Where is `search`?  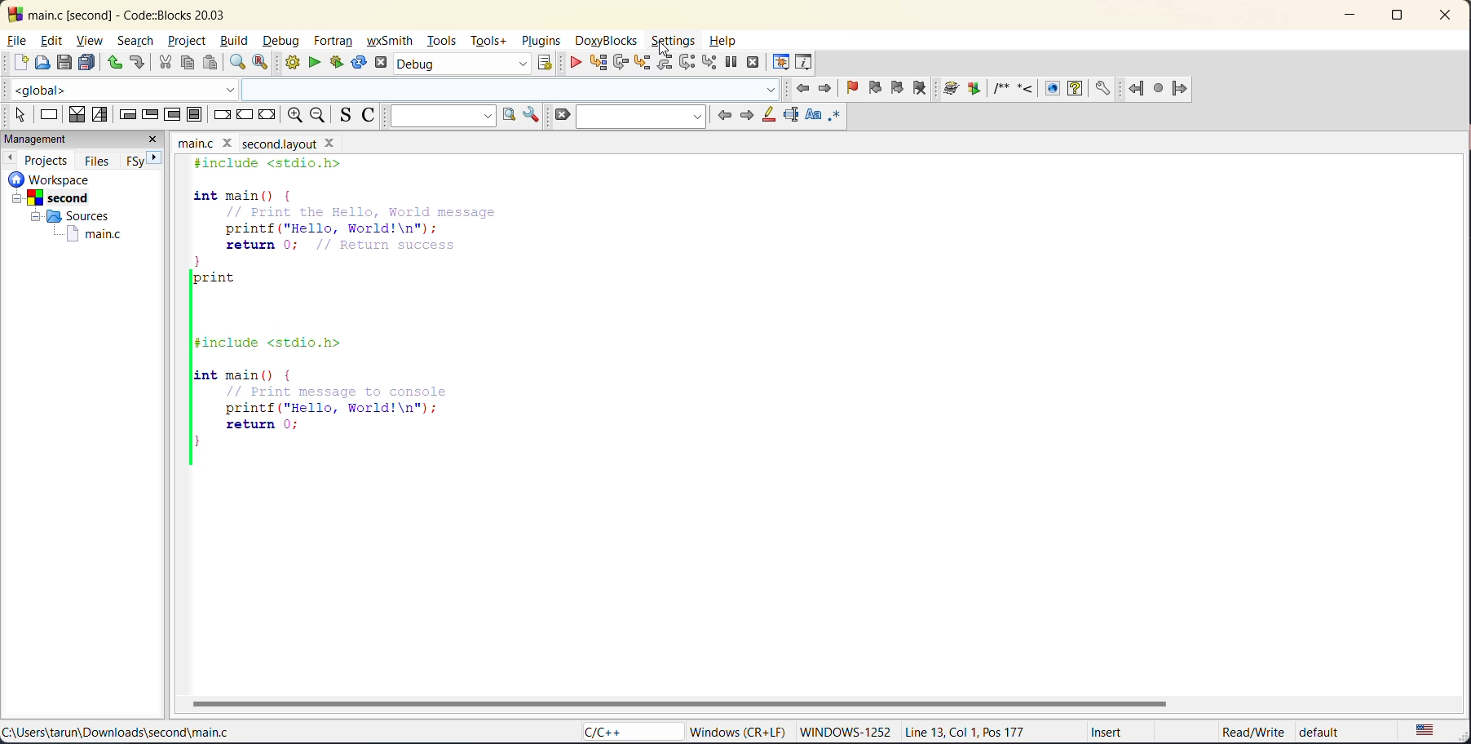 search is located at coordinates (639, 115).